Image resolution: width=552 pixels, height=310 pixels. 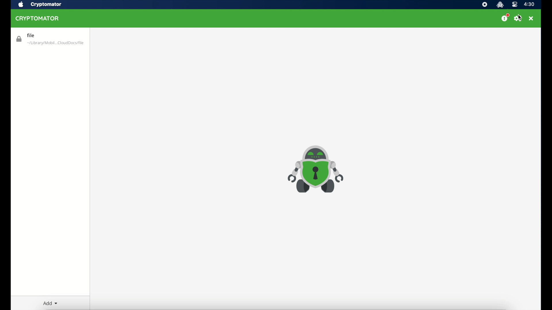 What do you see at coordinates (50, 303) in the screenshot?
I see `add dropdown` at bounding box center [50, 303].